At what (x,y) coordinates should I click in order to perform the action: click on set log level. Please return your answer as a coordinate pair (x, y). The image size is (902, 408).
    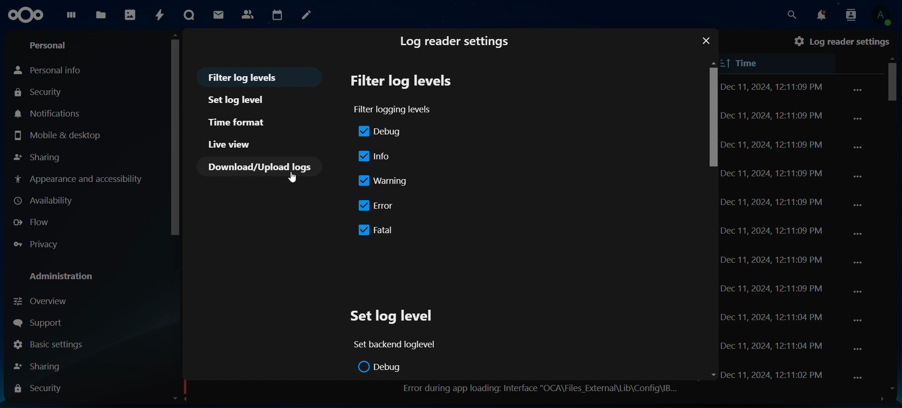
    Looking at the image, I should click on (392, 315).